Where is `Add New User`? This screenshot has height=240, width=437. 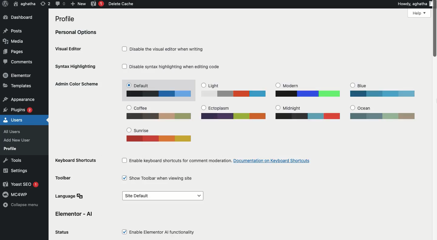 Add New User is located at coordinates (16, 140).